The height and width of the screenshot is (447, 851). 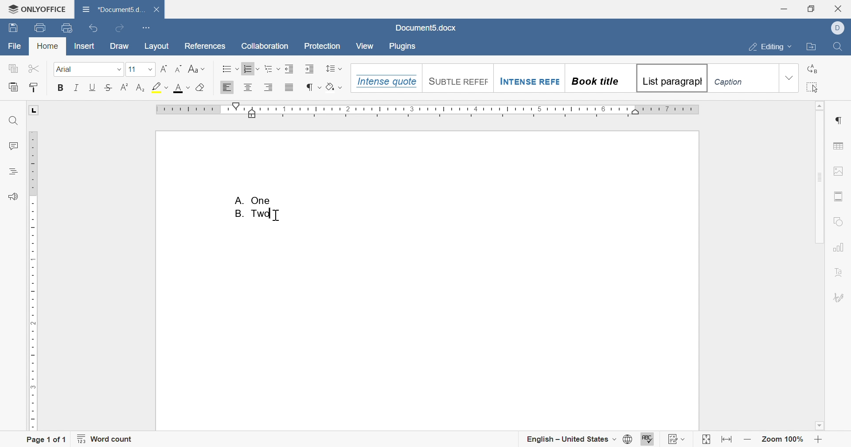 What do you see at coordinates (265, 46) in the screenshot?
I see `Collaboration` at bounding box center [265, 46].